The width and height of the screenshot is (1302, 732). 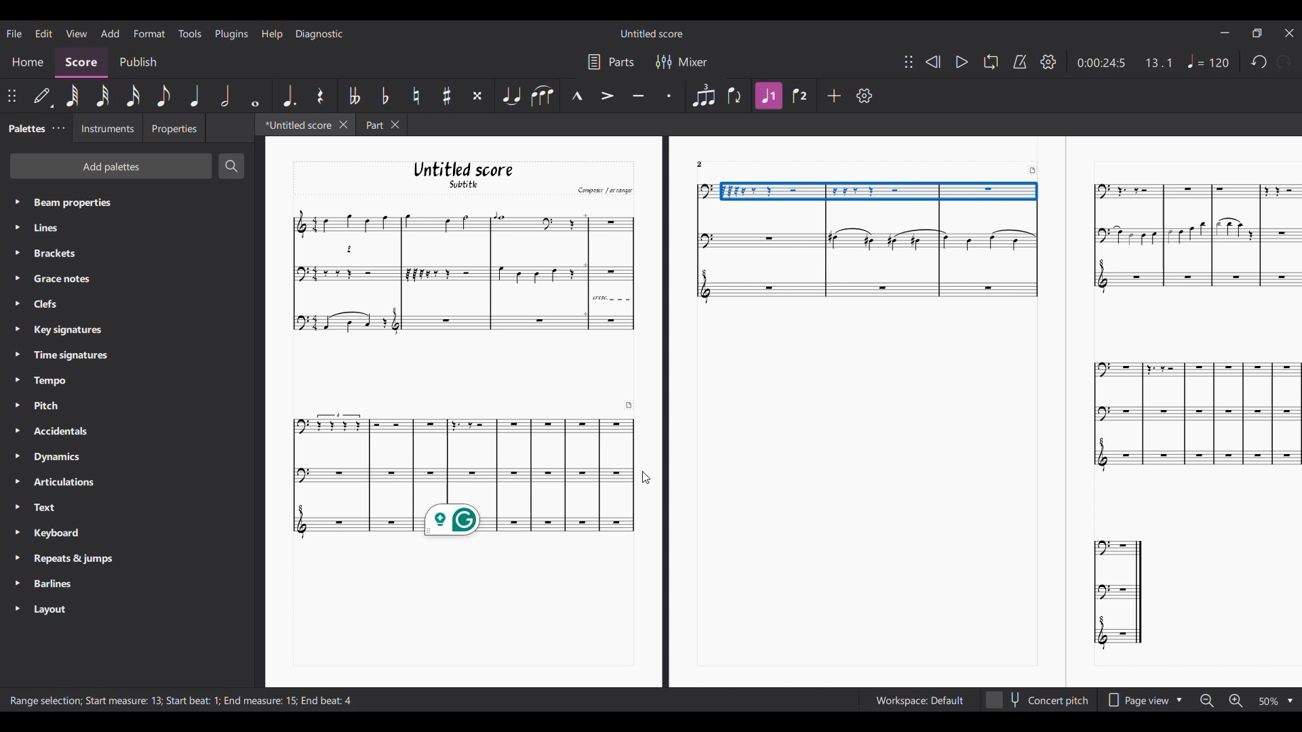 I want to click on » Lines, so click(x=59, y=229).